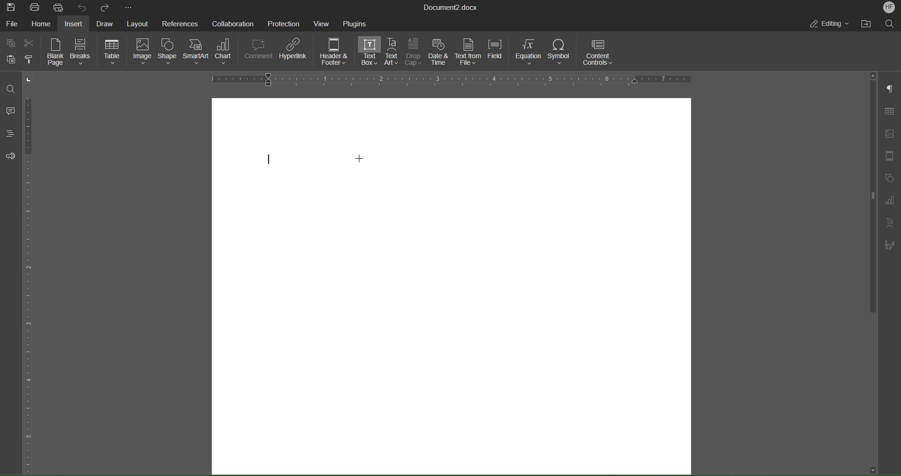 The width and height of the screenshot is (901, 476). What do you see at coordinates (136, 23) in the screenshot?
I see `Layout` at bounding box center [136, 23].